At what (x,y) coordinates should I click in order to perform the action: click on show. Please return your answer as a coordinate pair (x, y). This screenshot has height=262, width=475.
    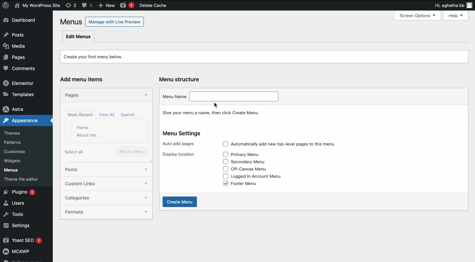
    Looking at the image, I should click on (142, 184).